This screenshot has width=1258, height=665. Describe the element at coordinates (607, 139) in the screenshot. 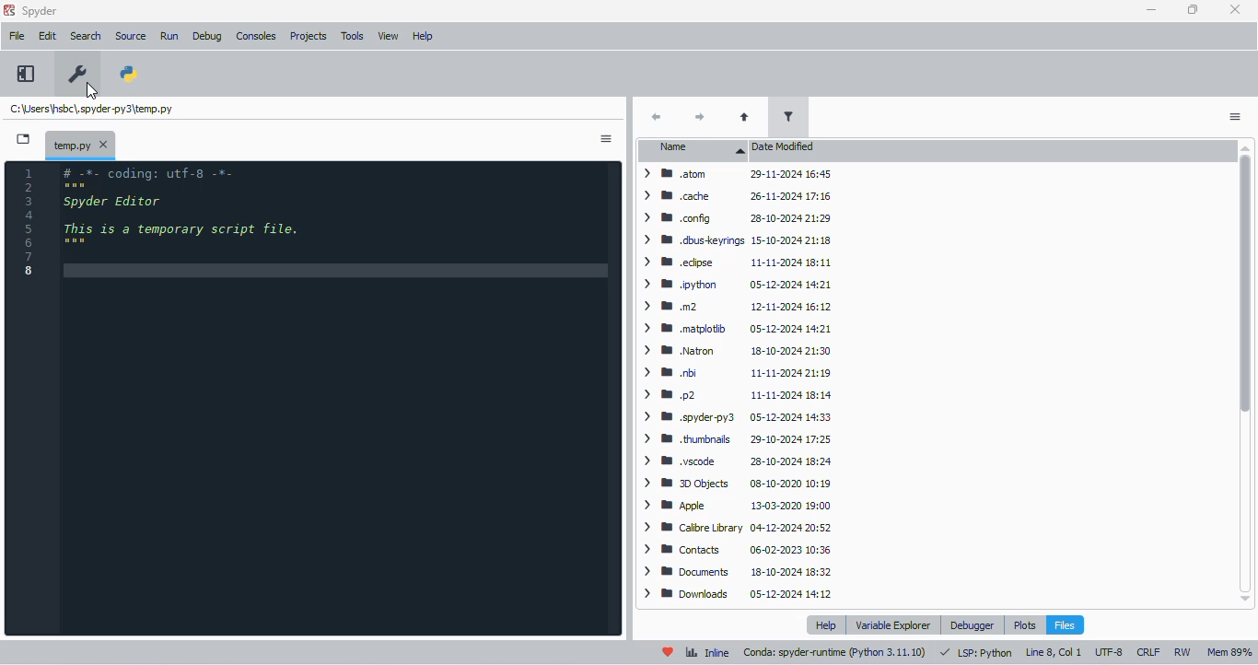

I see `options` at that location.